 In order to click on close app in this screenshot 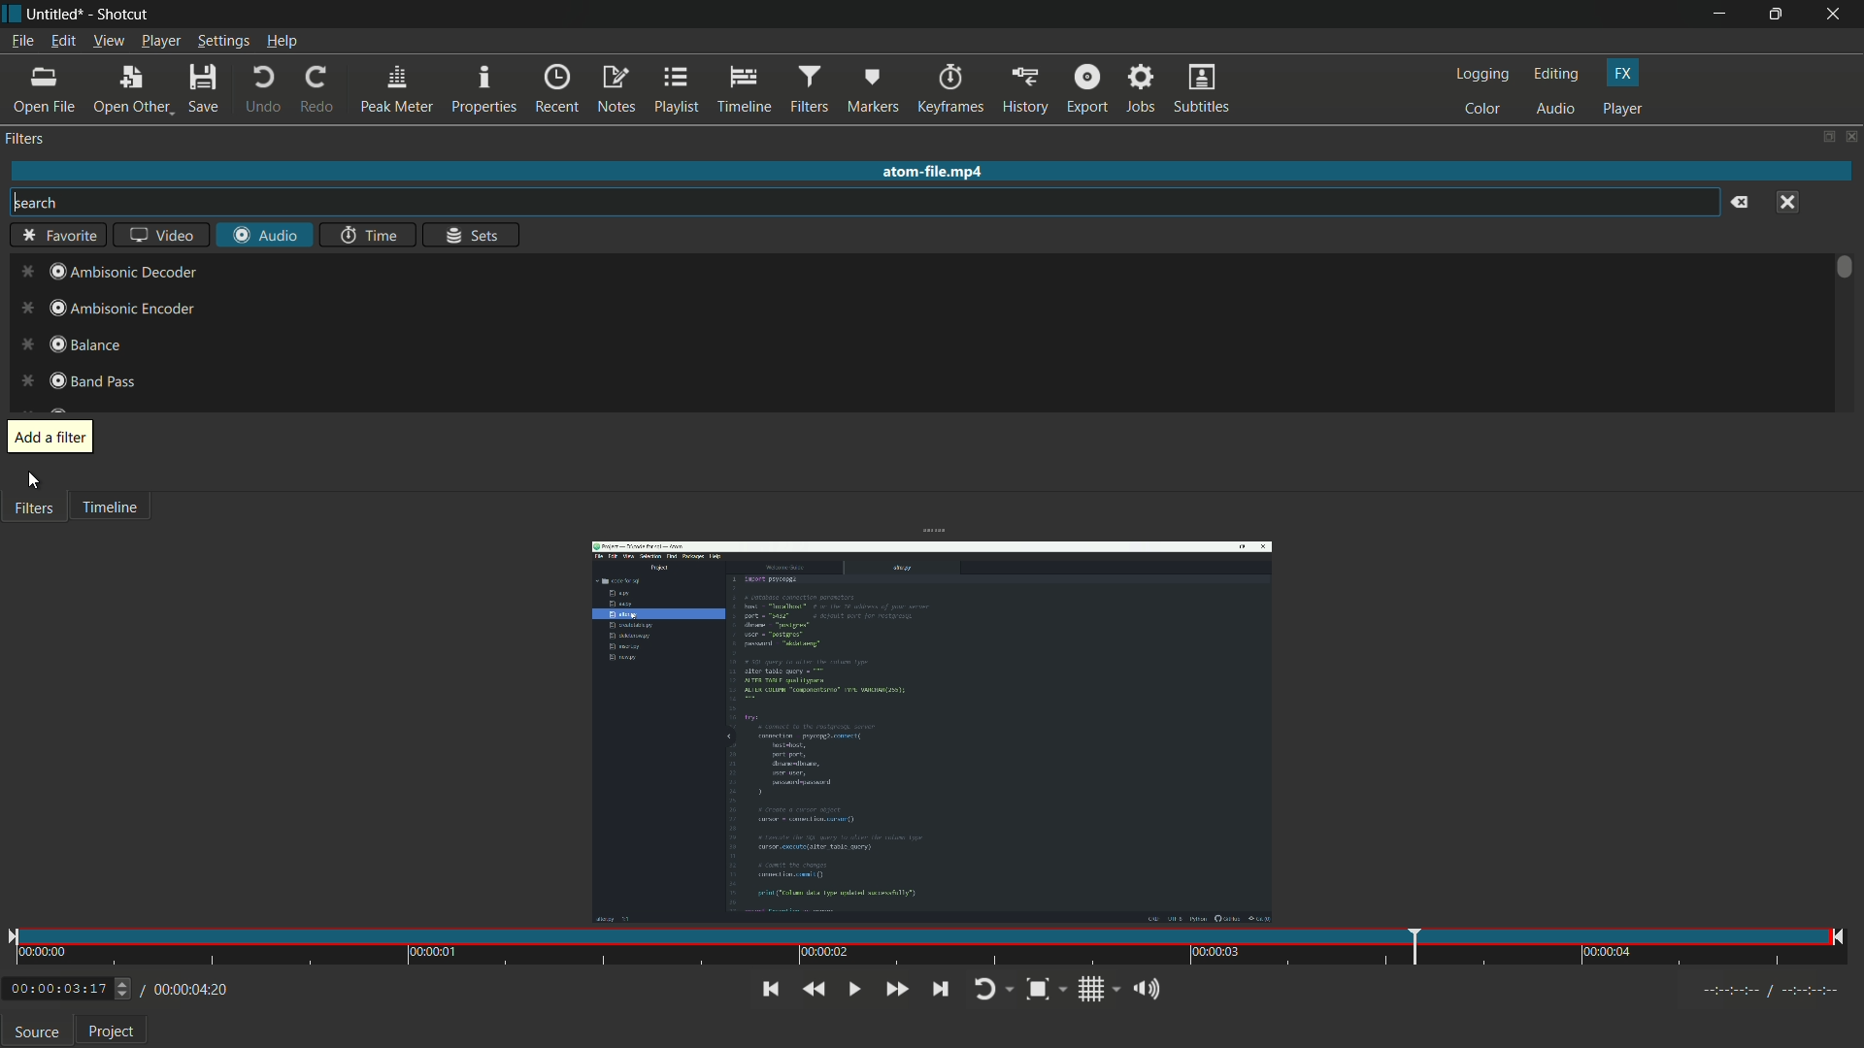, I will do `click(1837, 15)`.